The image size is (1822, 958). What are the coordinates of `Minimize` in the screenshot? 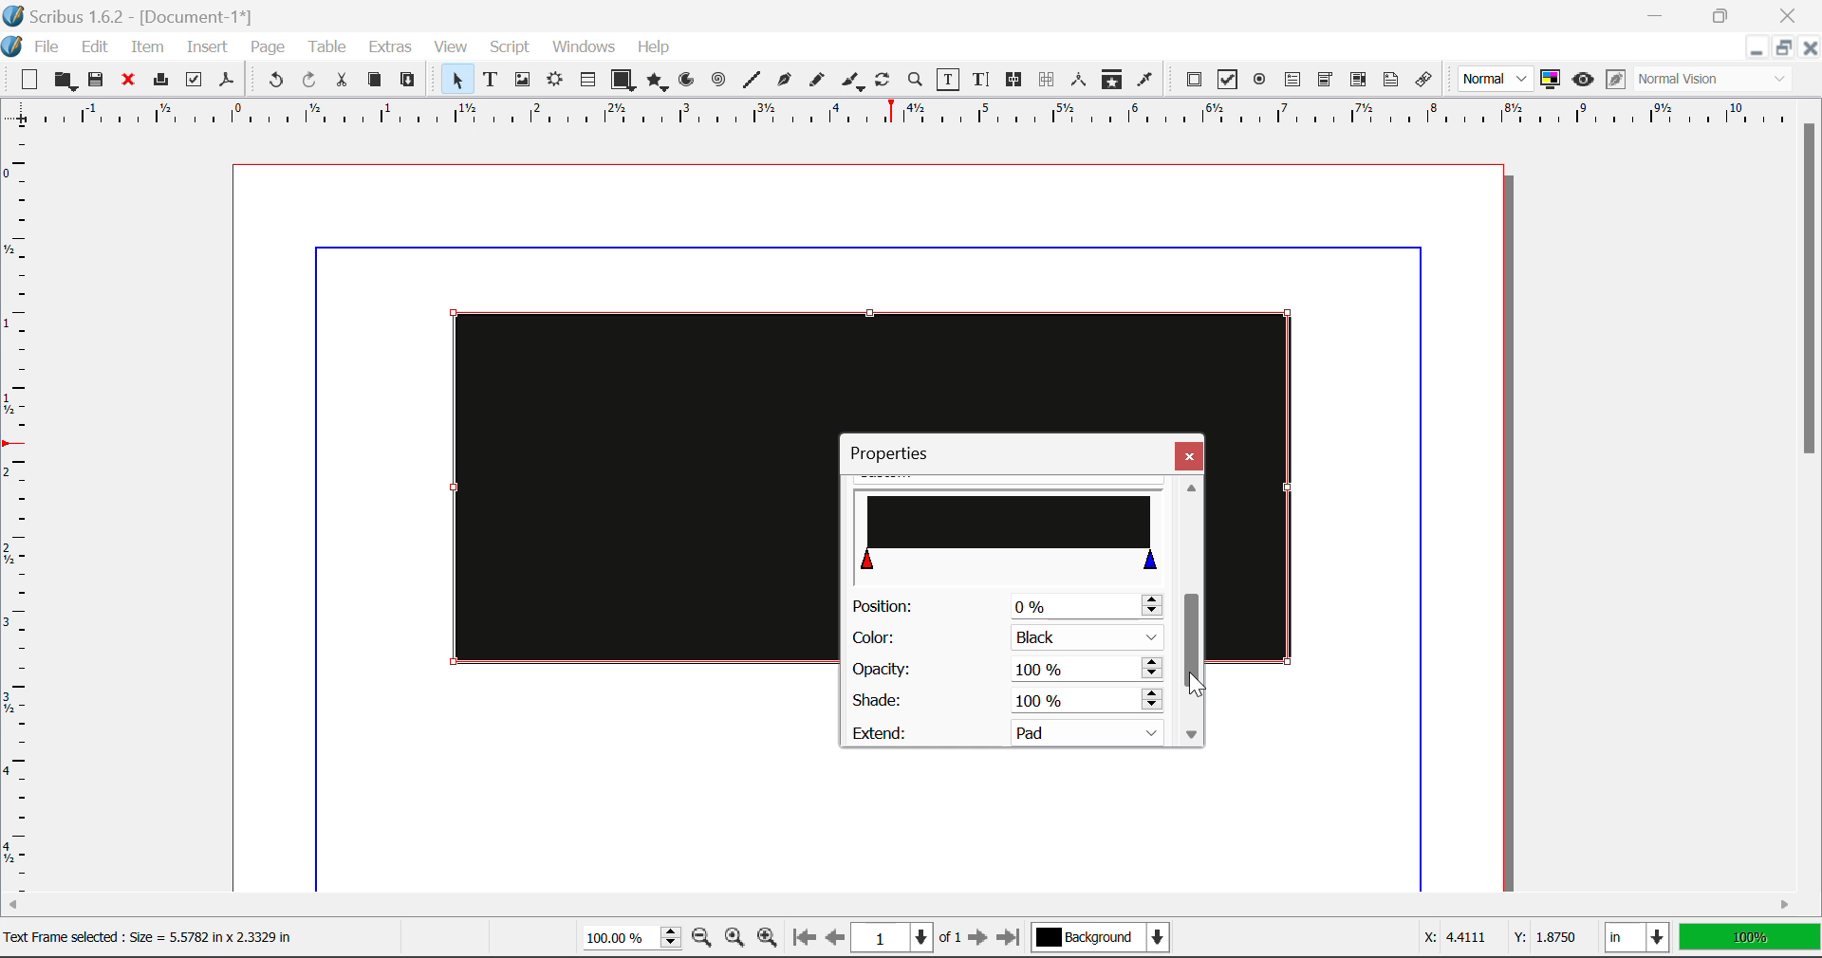 It's located at (1721, 13).